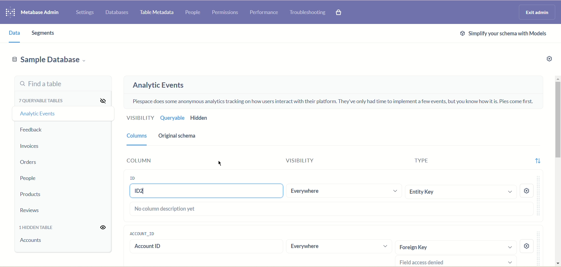 The height and width of the screenshot is (267, 561). Describe the element at coordinates (165, 161) in the screenshot. I see `Column` at that location.